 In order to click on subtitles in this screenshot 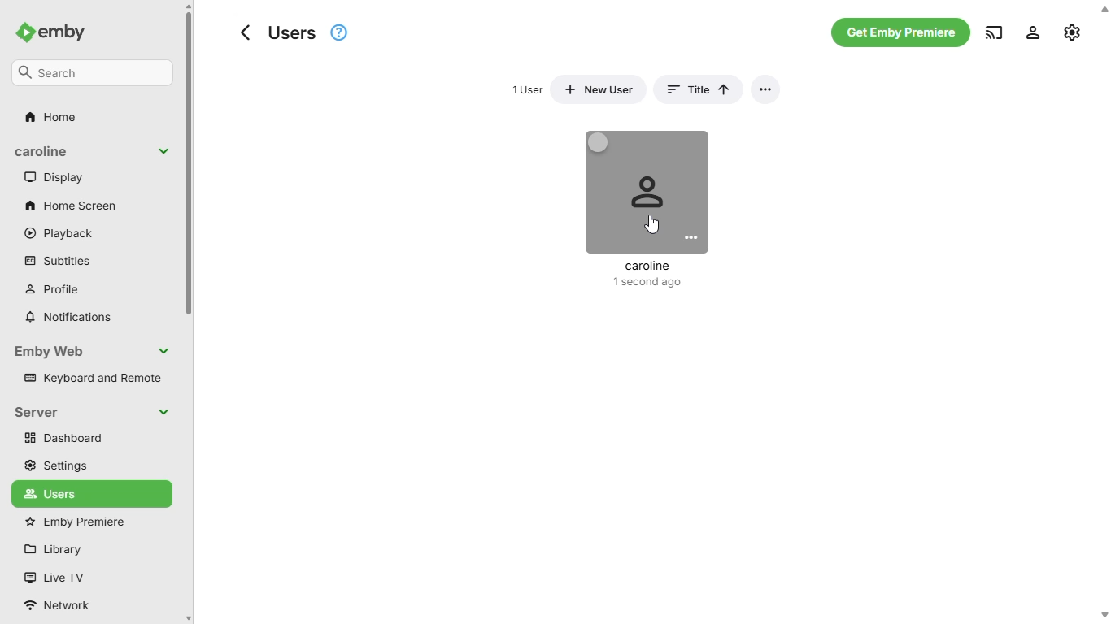, I will do `click(58, 261)`.